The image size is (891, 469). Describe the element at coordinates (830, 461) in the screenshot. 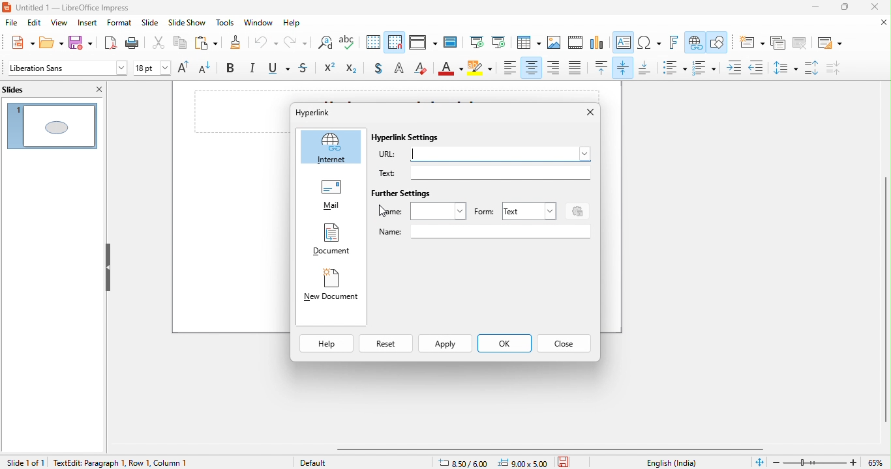

I see `zoom` at that location.